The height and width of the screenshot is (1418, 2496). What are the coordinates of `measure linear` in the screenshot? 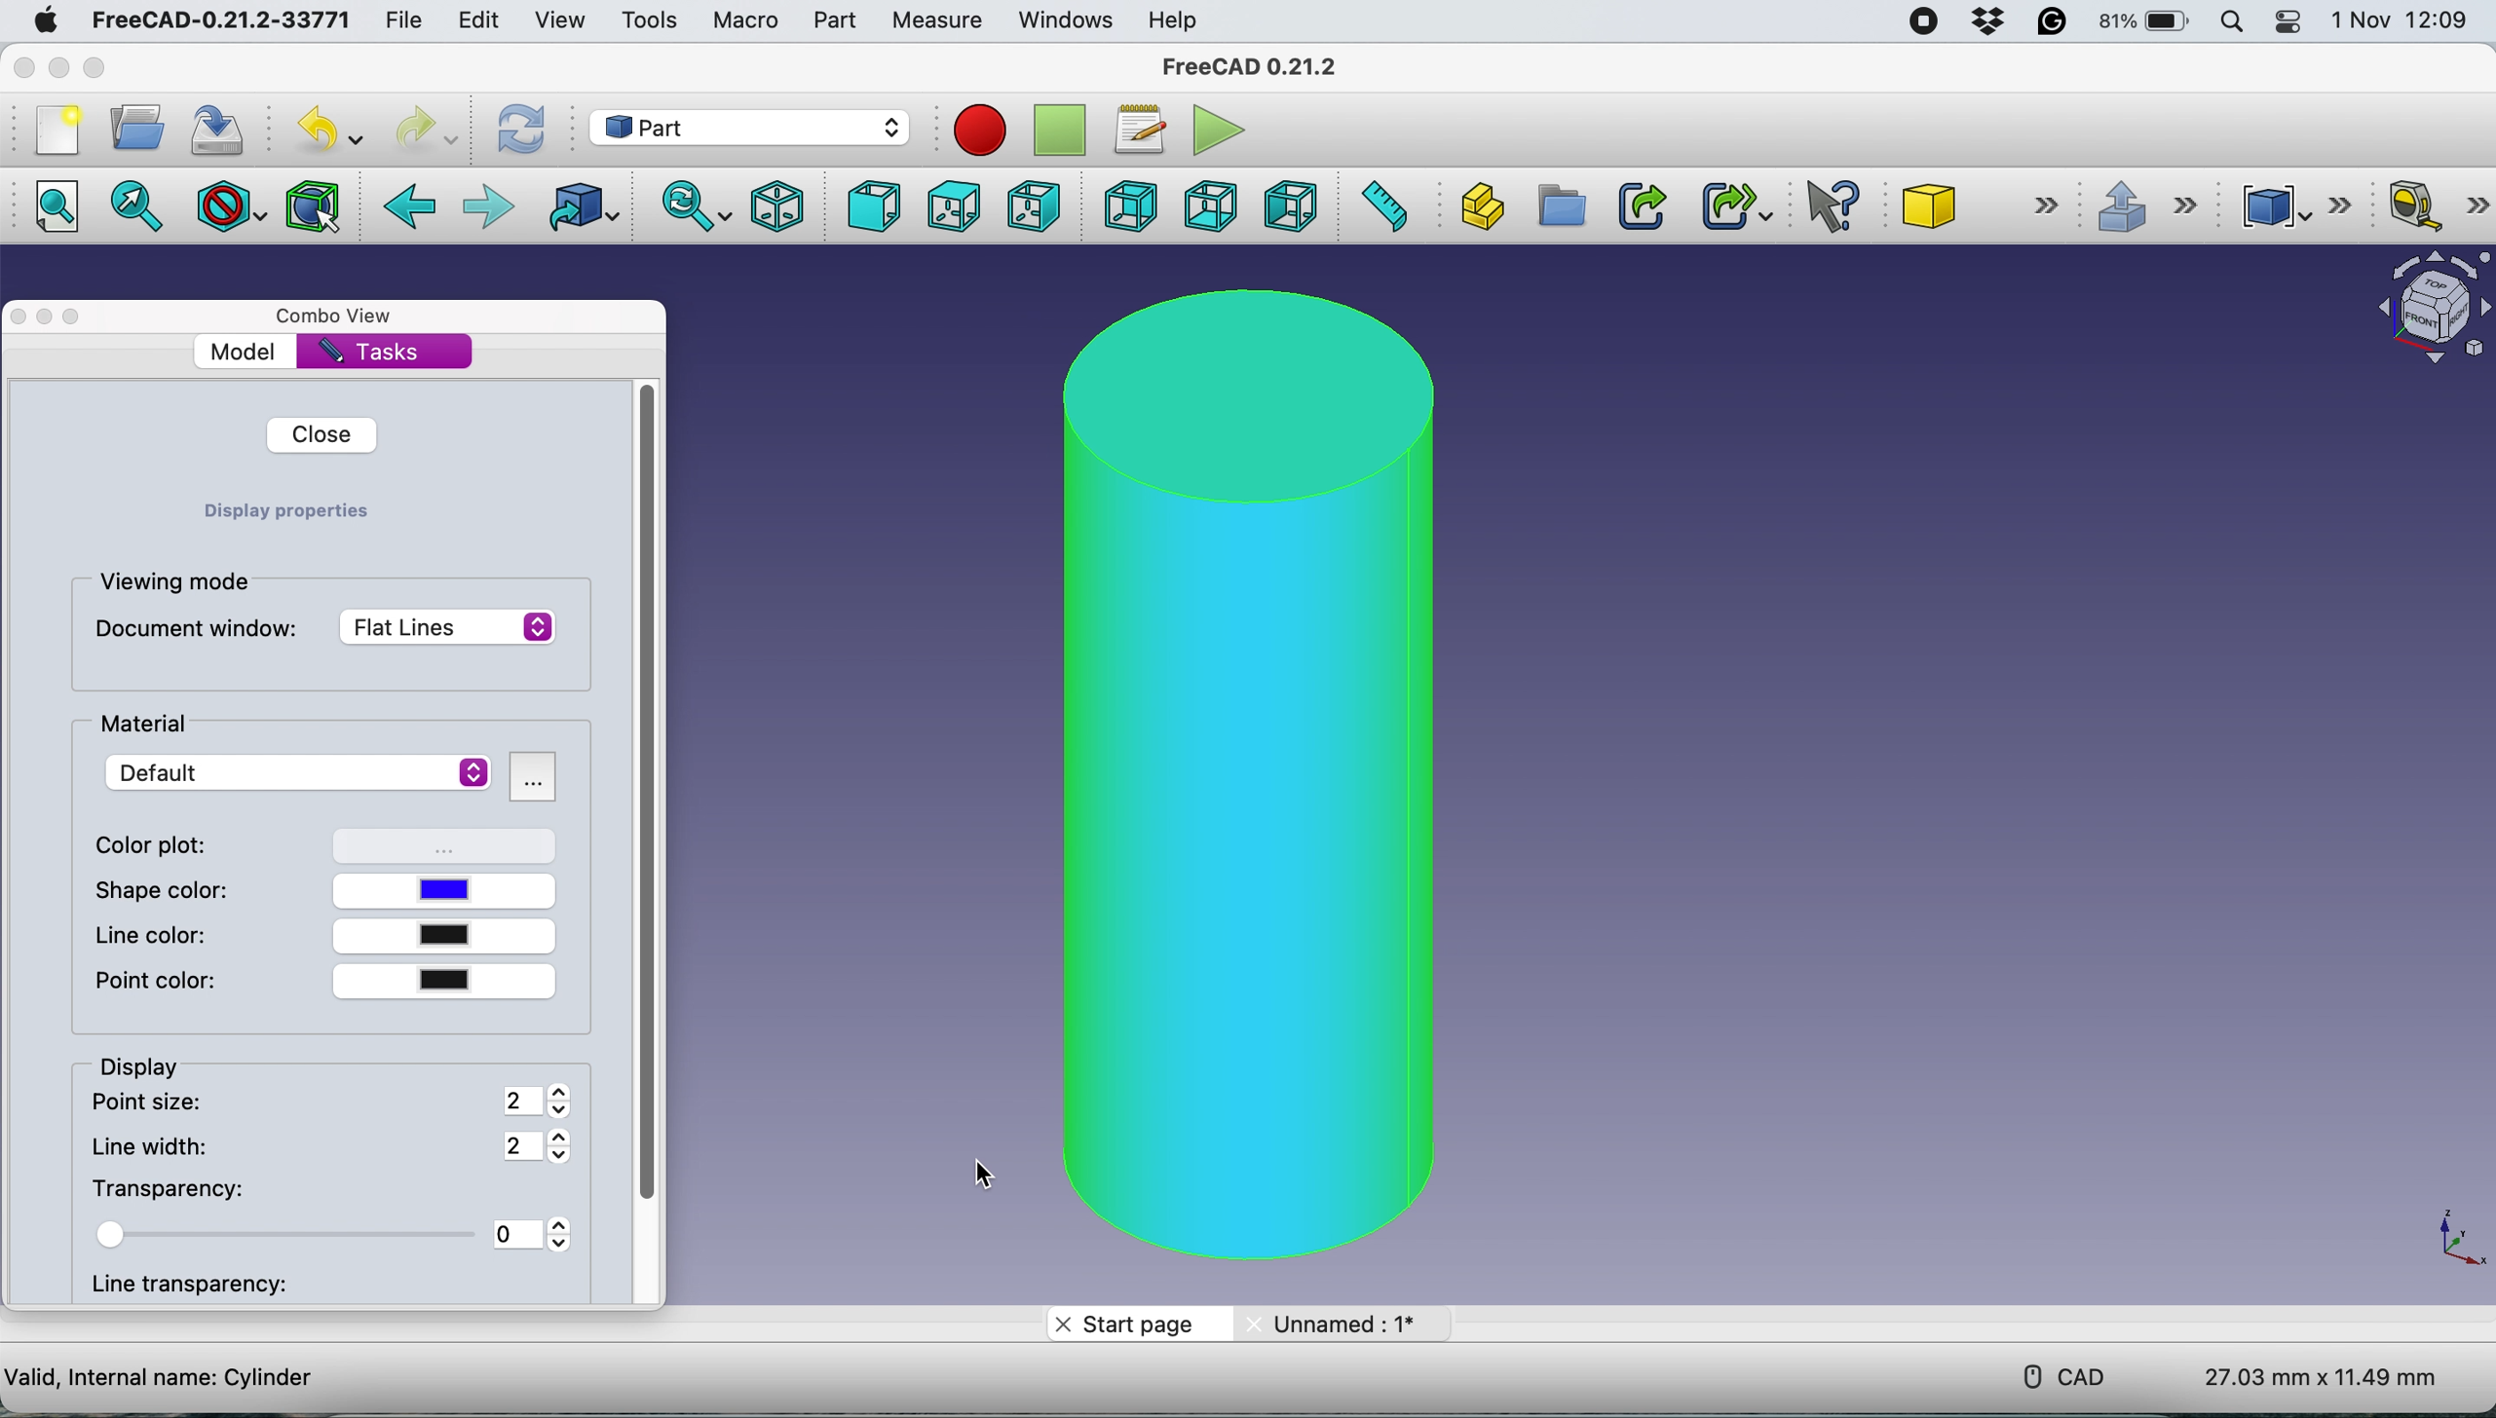 It's located at (2435, 207).